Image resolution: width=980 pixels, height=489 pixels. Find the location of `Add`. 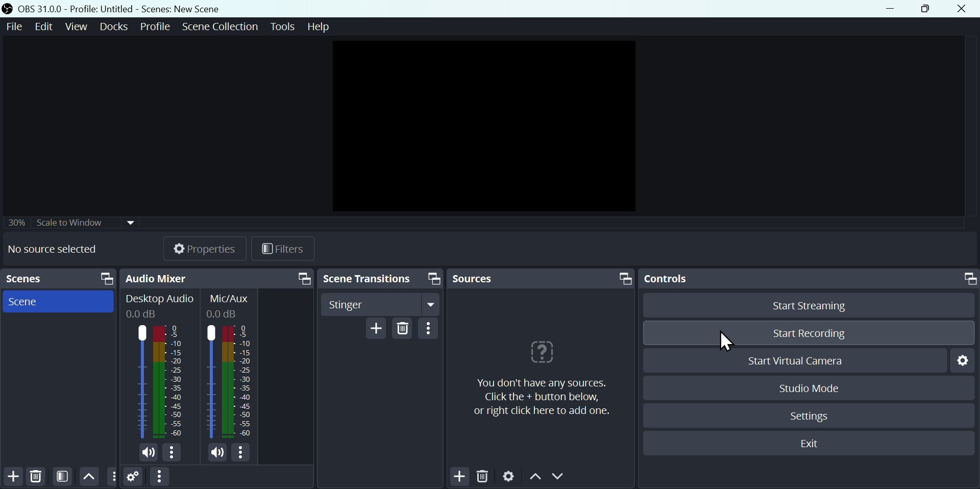

Add is located at coordinates (377, 330).